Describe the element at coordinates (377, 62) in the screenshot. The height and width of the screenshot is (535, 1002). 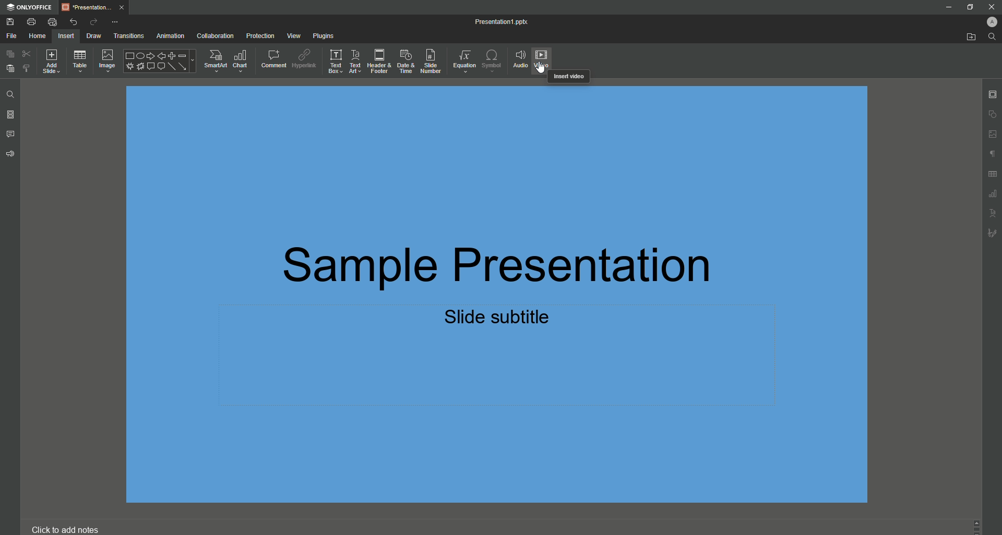
I see `Header and Footer` at that location.